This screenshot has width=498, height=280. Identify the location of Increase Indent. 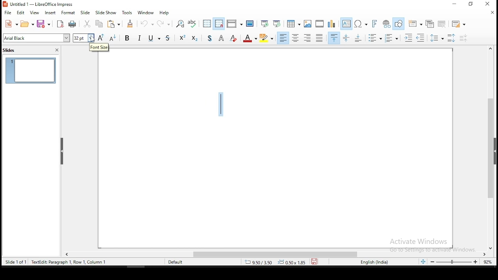
(408, 38).